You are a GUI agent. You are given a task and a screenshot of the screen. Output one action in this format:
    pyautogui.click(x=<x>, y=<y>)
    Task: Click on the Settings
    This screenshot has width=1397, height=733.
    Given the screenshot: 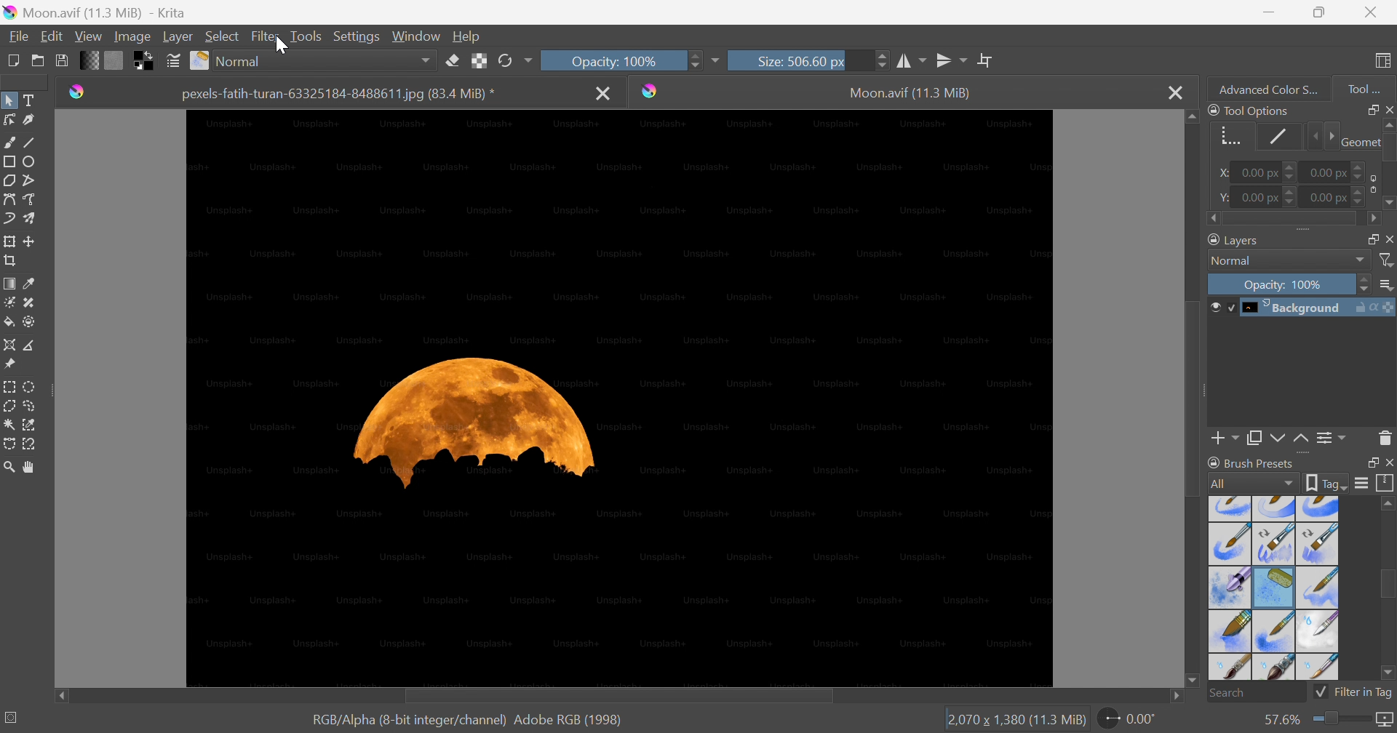 What is the action you would take?
    pyautogui.click(x=357, y=38)
    